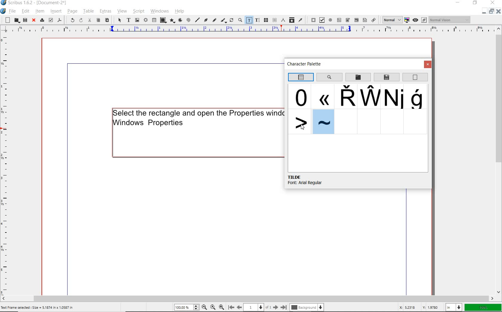  I want to click on help, so click(180, 11).